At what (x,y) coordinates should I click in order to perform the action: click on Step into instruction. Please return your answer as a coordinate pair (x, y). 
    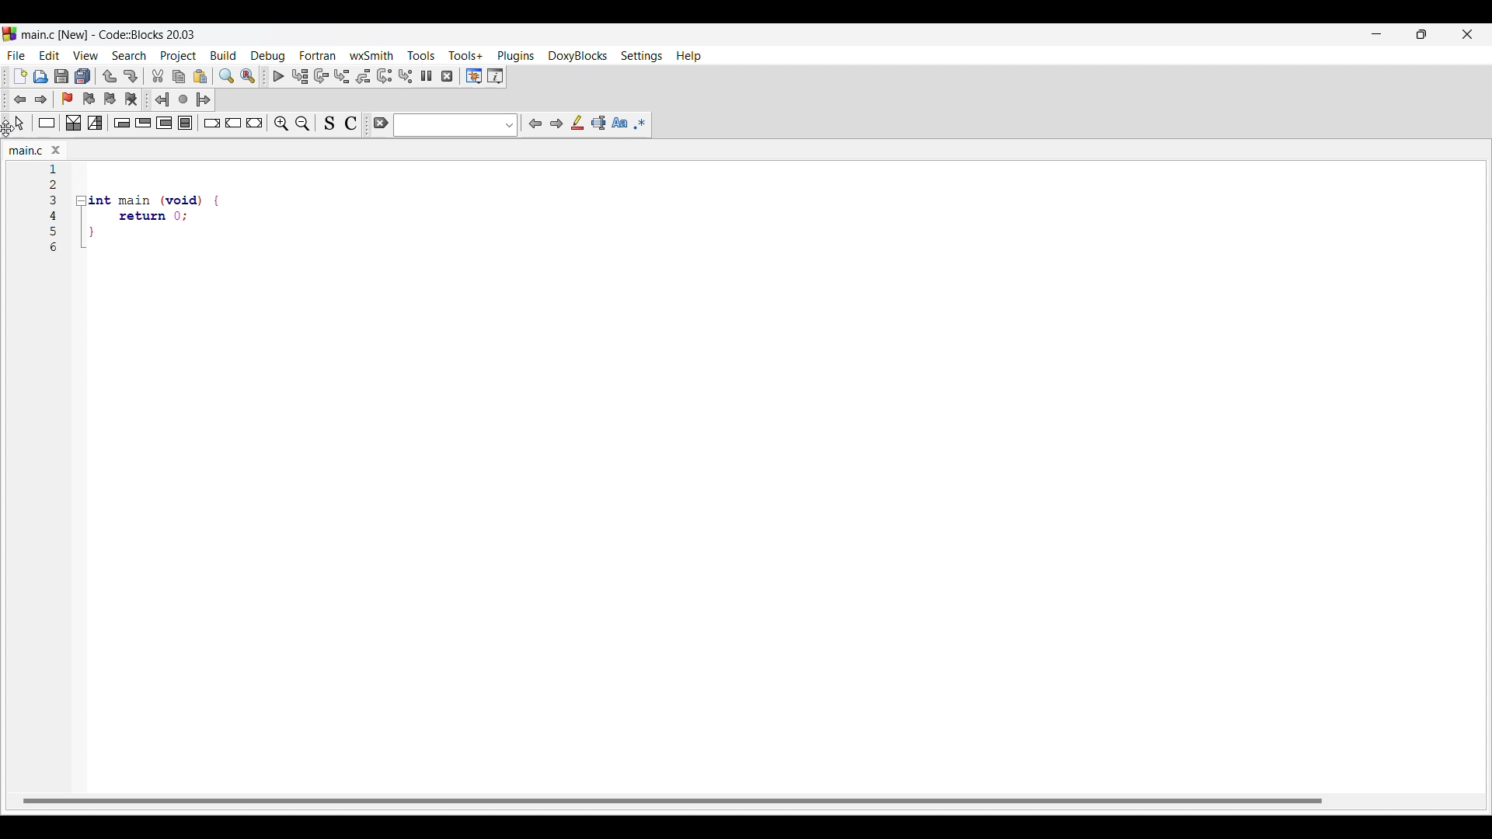
    Looking at the image, I should click on (406, 76).